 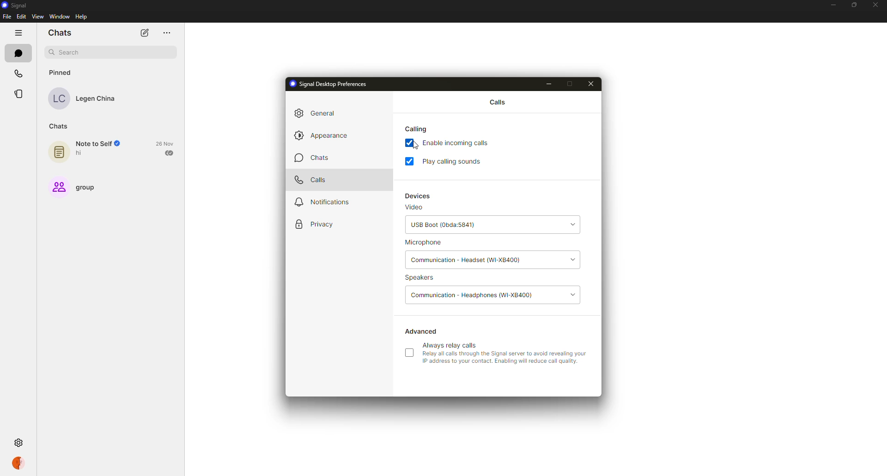 What do you see at coordinates (60, 33) in the screenshot?
I see `chats` at bounding box center [60, 33].